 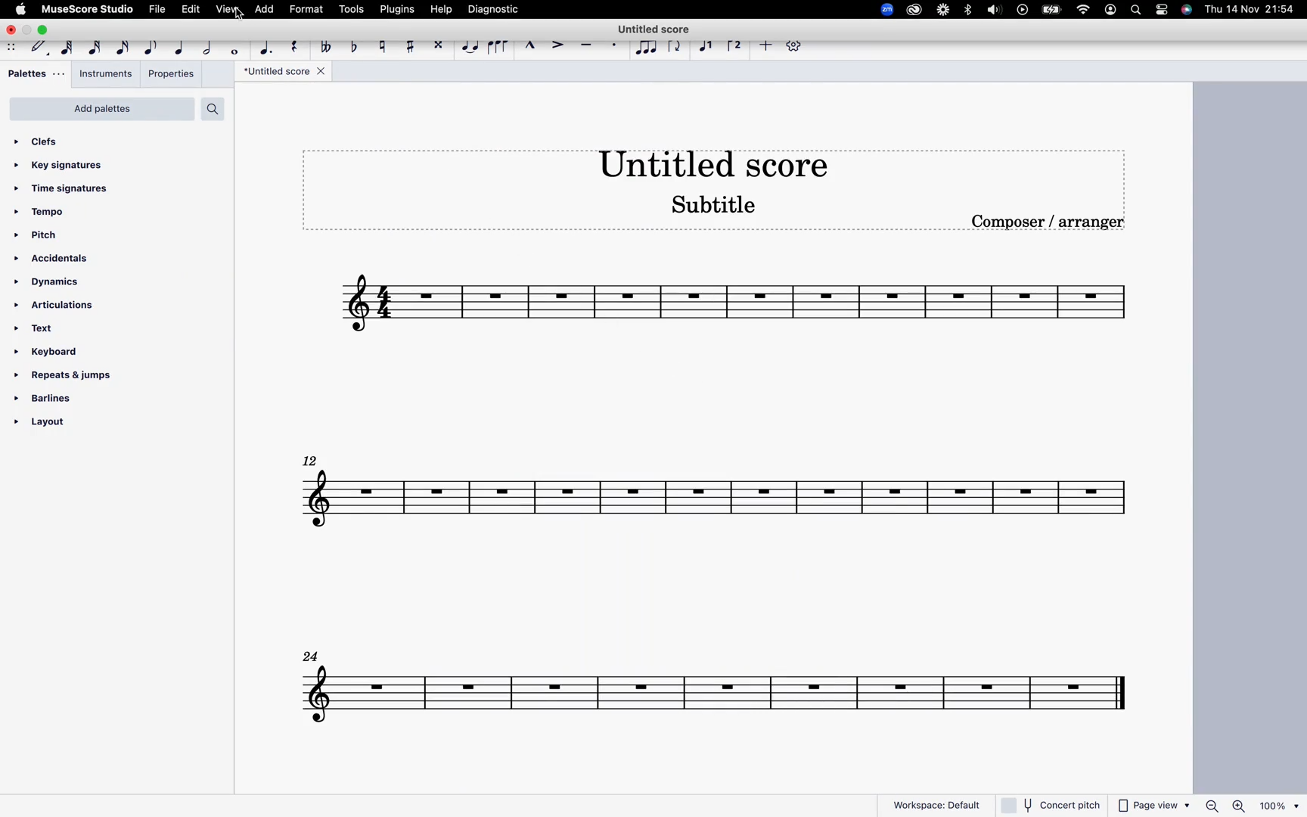 I want to click on battery, so click(x=1054, y=11).